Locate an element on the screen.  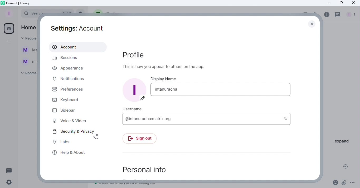
Help and about is located at coordinates (70, 153).